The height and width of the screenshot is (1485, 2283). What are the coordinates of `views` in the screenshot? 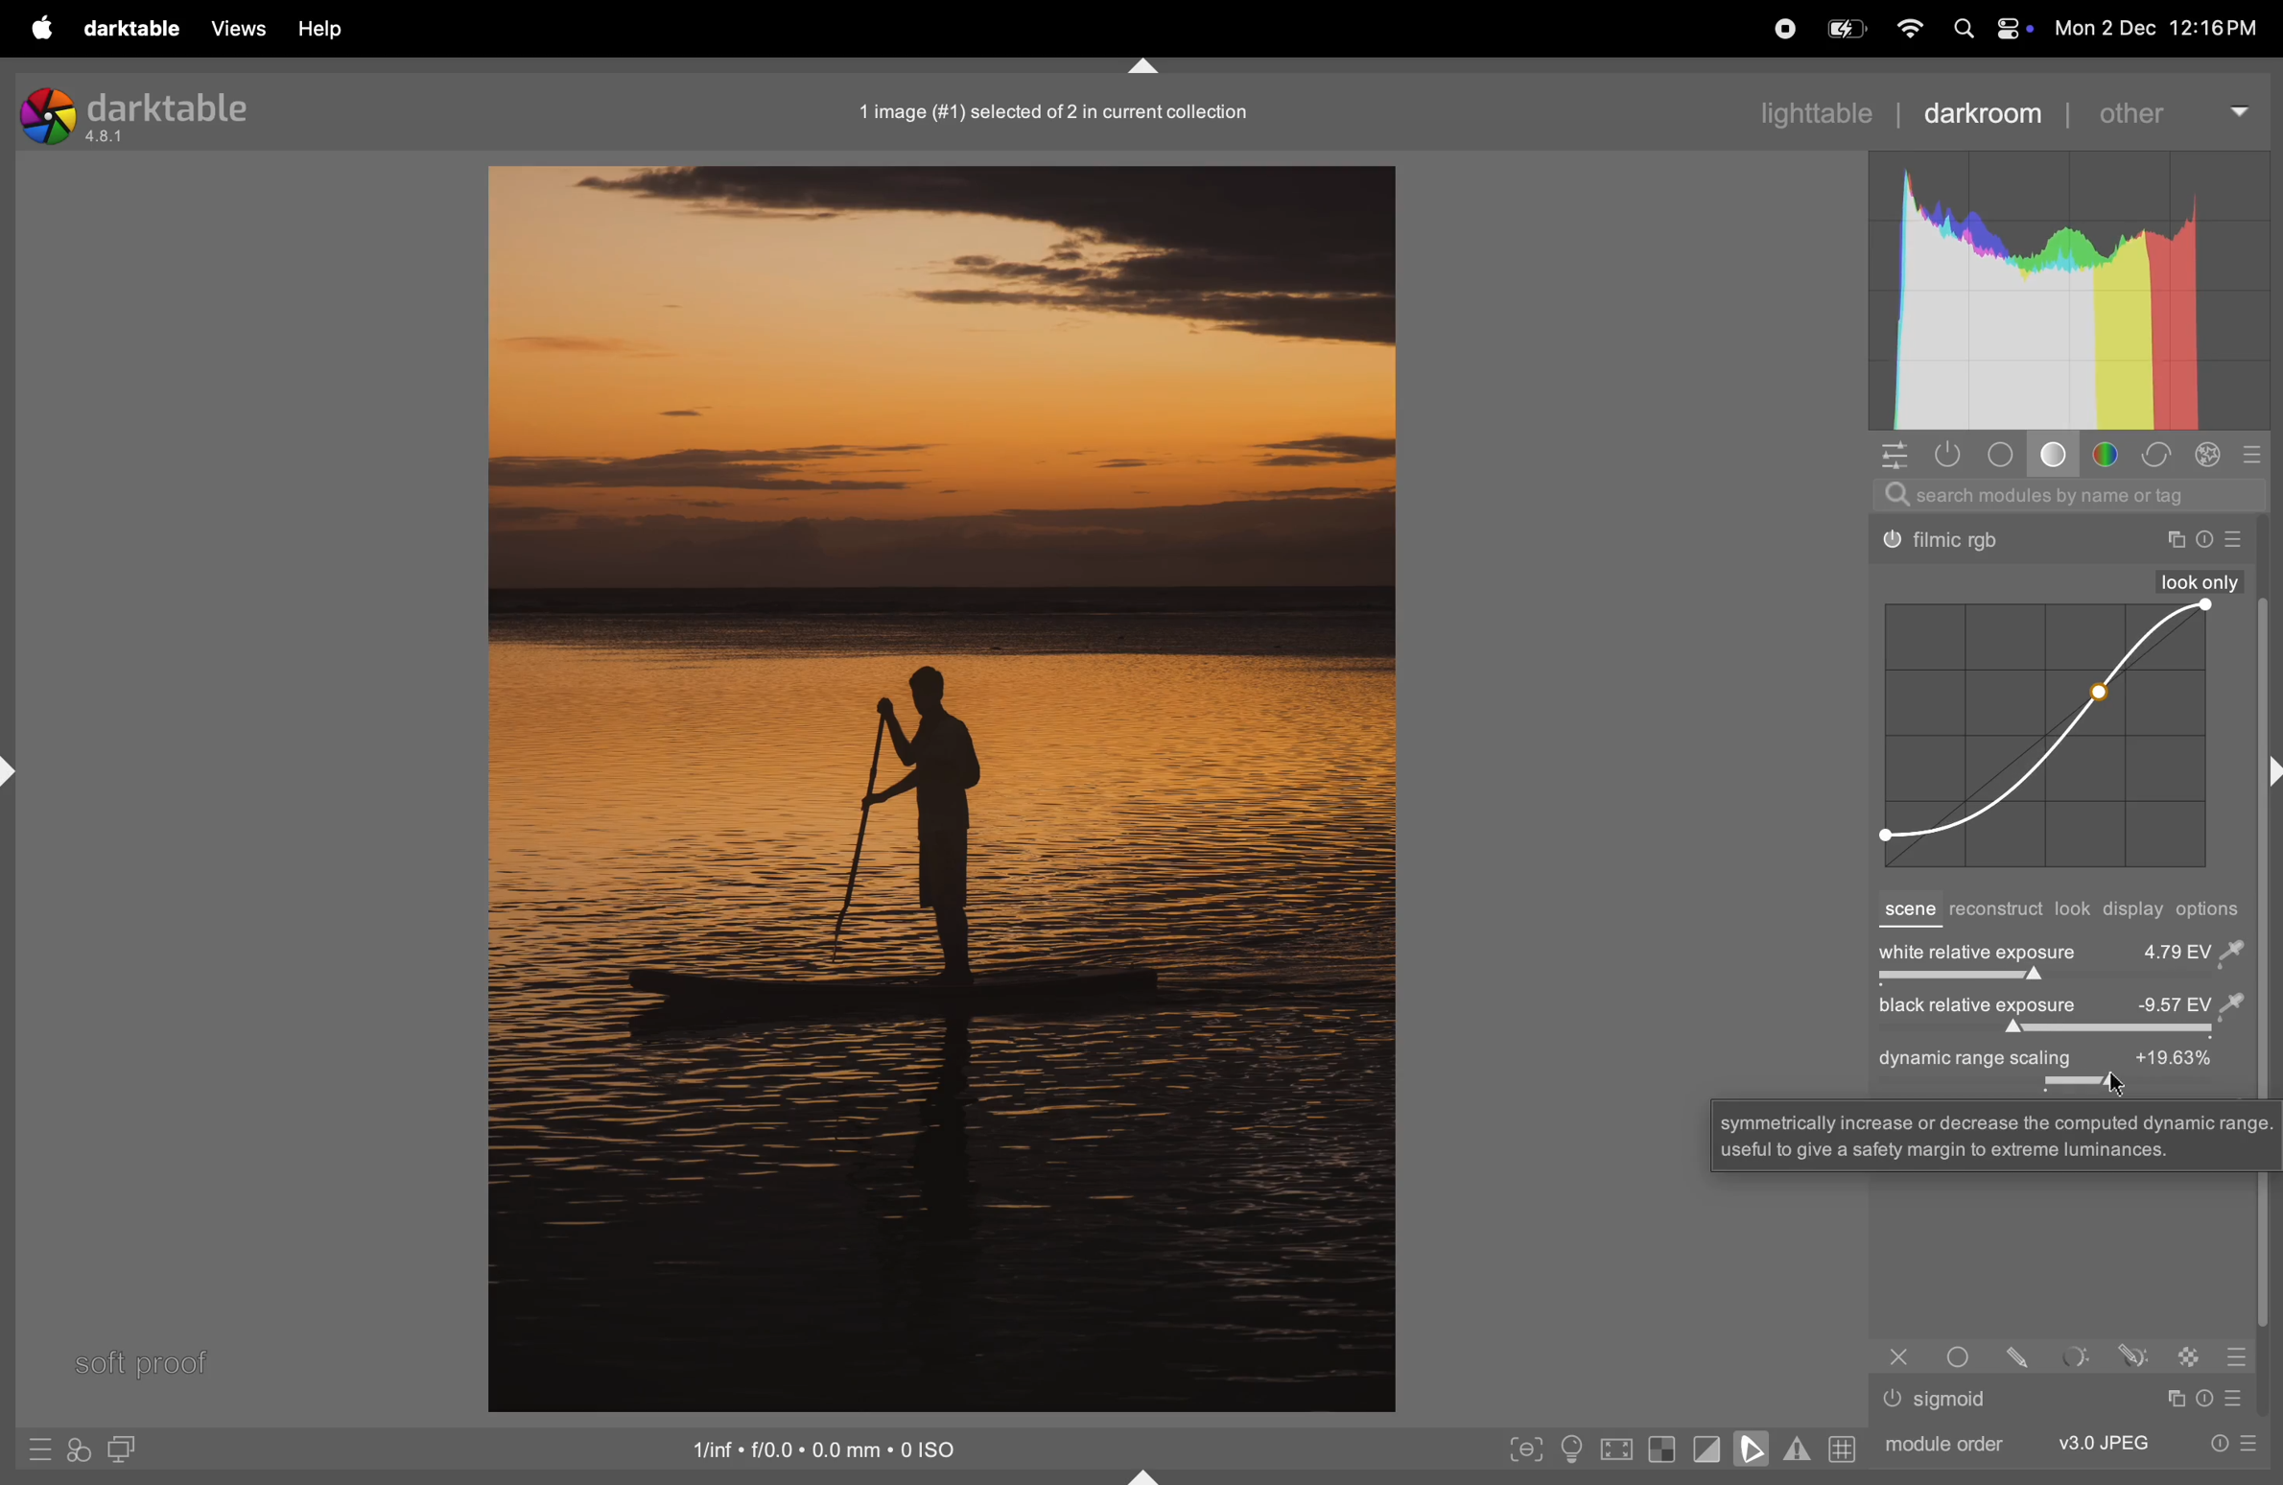 It's located at (233, 28).